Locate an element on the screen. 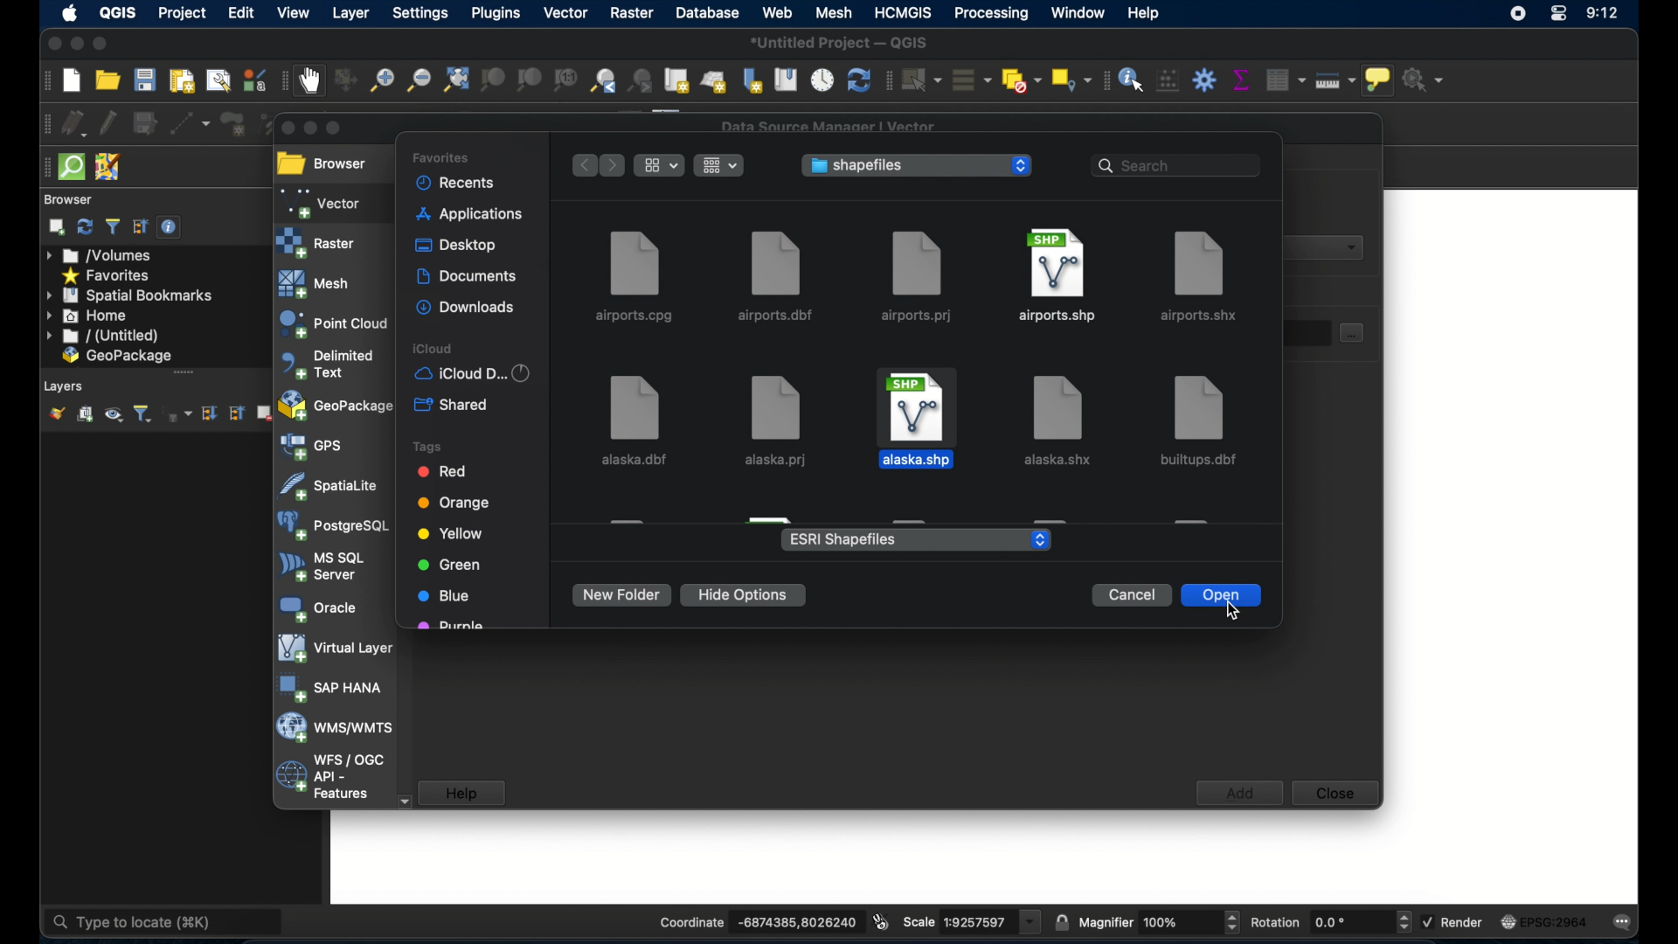  plugins is located at coordinates (496, 12).